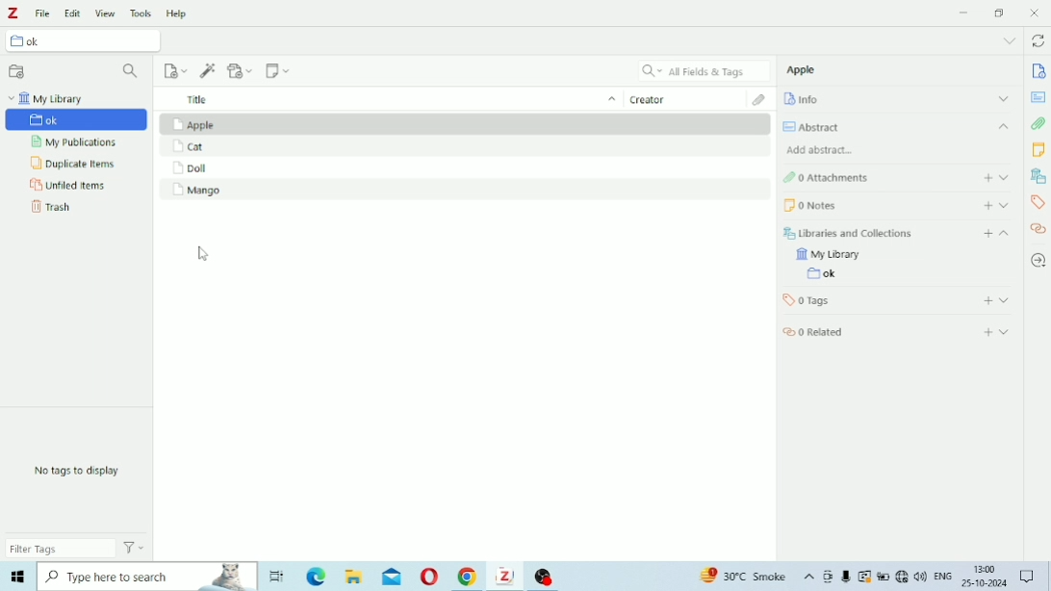 This screenshot has width=1051, height=591. Describe the element at coordinates (176, 69) in the screenshot. I see `New Item` at that location.